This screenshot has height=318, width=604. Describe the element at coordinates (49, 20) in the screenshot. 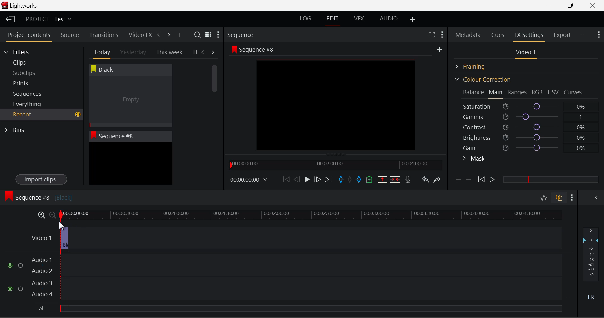

I see `Project Title` at that location.